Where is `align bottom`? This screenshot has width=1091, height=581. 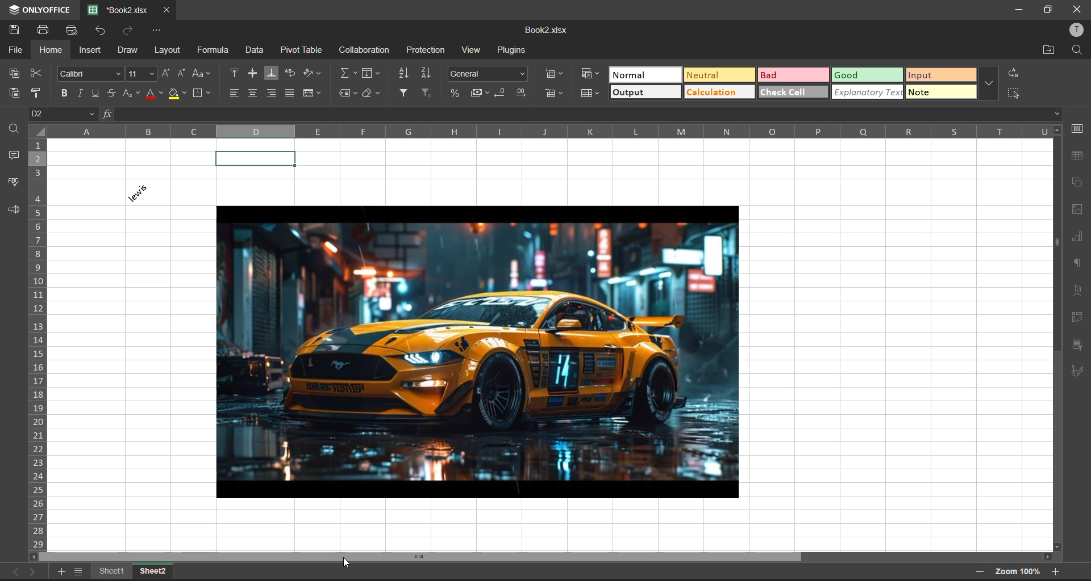 align bottom is located at coordinates (272, 72).